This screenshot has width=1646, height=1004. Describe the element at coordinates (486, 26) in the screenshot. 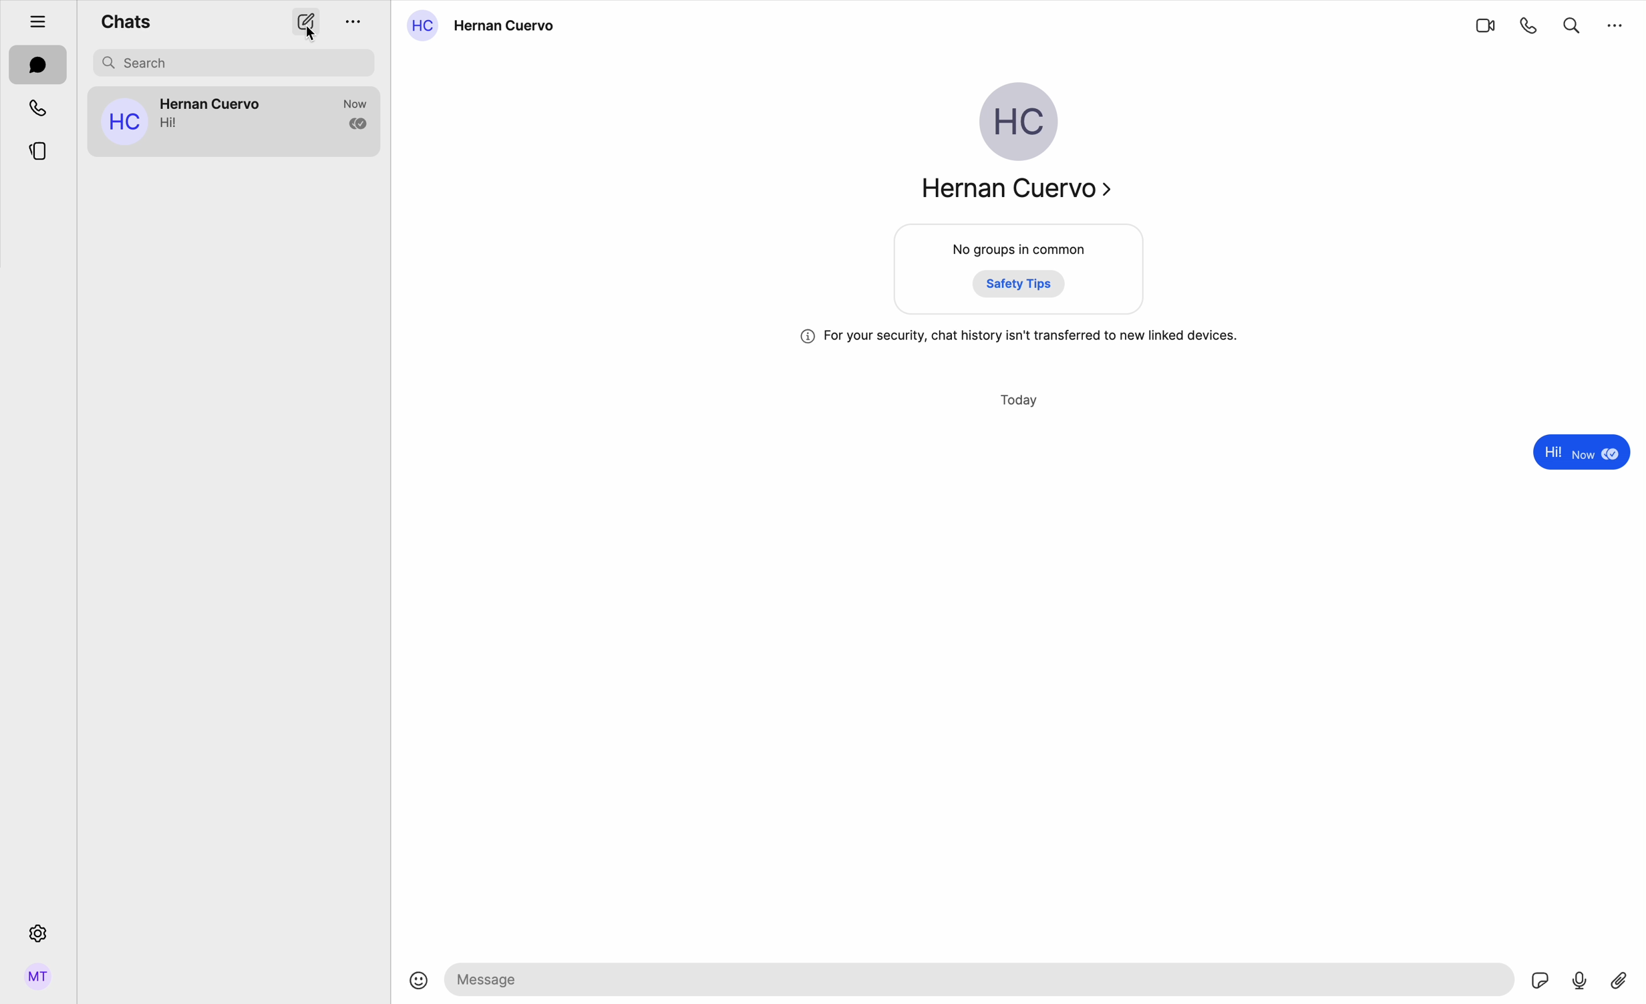

I see `Hernan Cuervo contact` at that location.